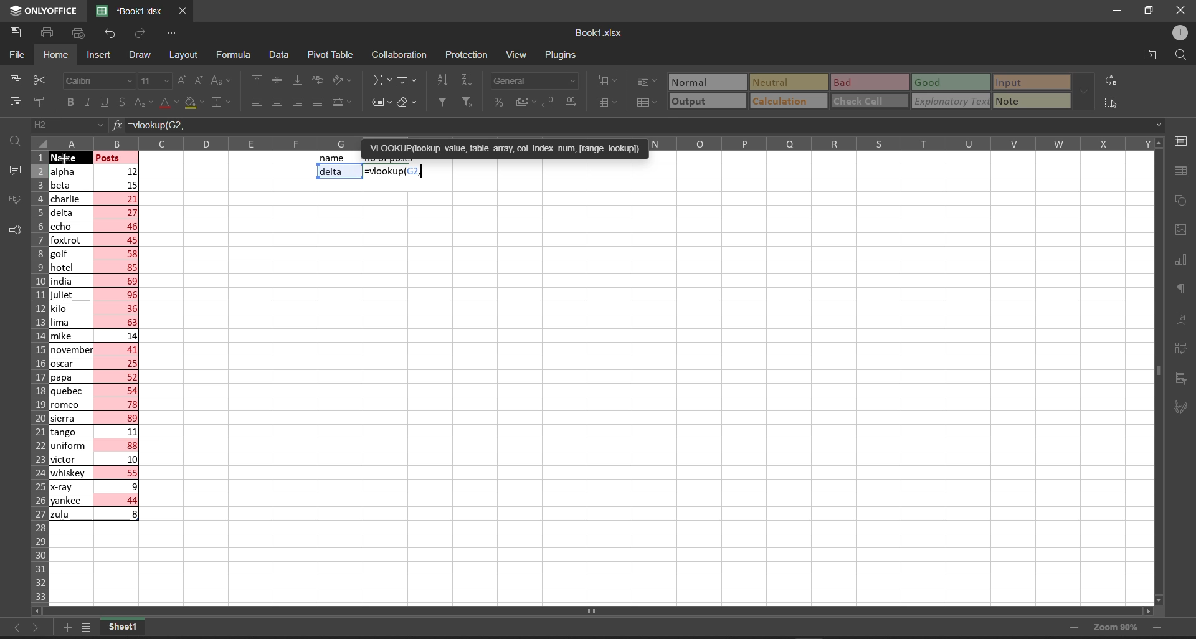 Image resolution: width=1196 pixels, height=639 pixels. Describe the element at coordinates (275, 103) in the screenshot. I see `align center` at that location.